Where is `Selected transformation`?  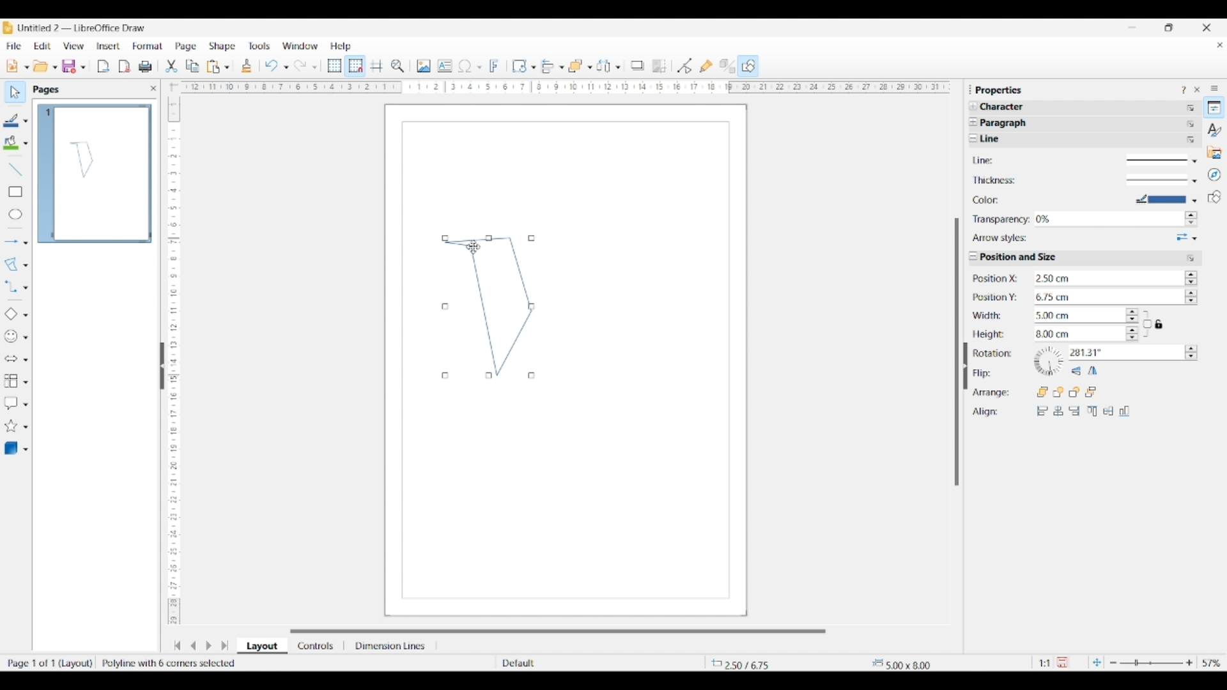 Selected transformation is located at coordinates (519, 66).